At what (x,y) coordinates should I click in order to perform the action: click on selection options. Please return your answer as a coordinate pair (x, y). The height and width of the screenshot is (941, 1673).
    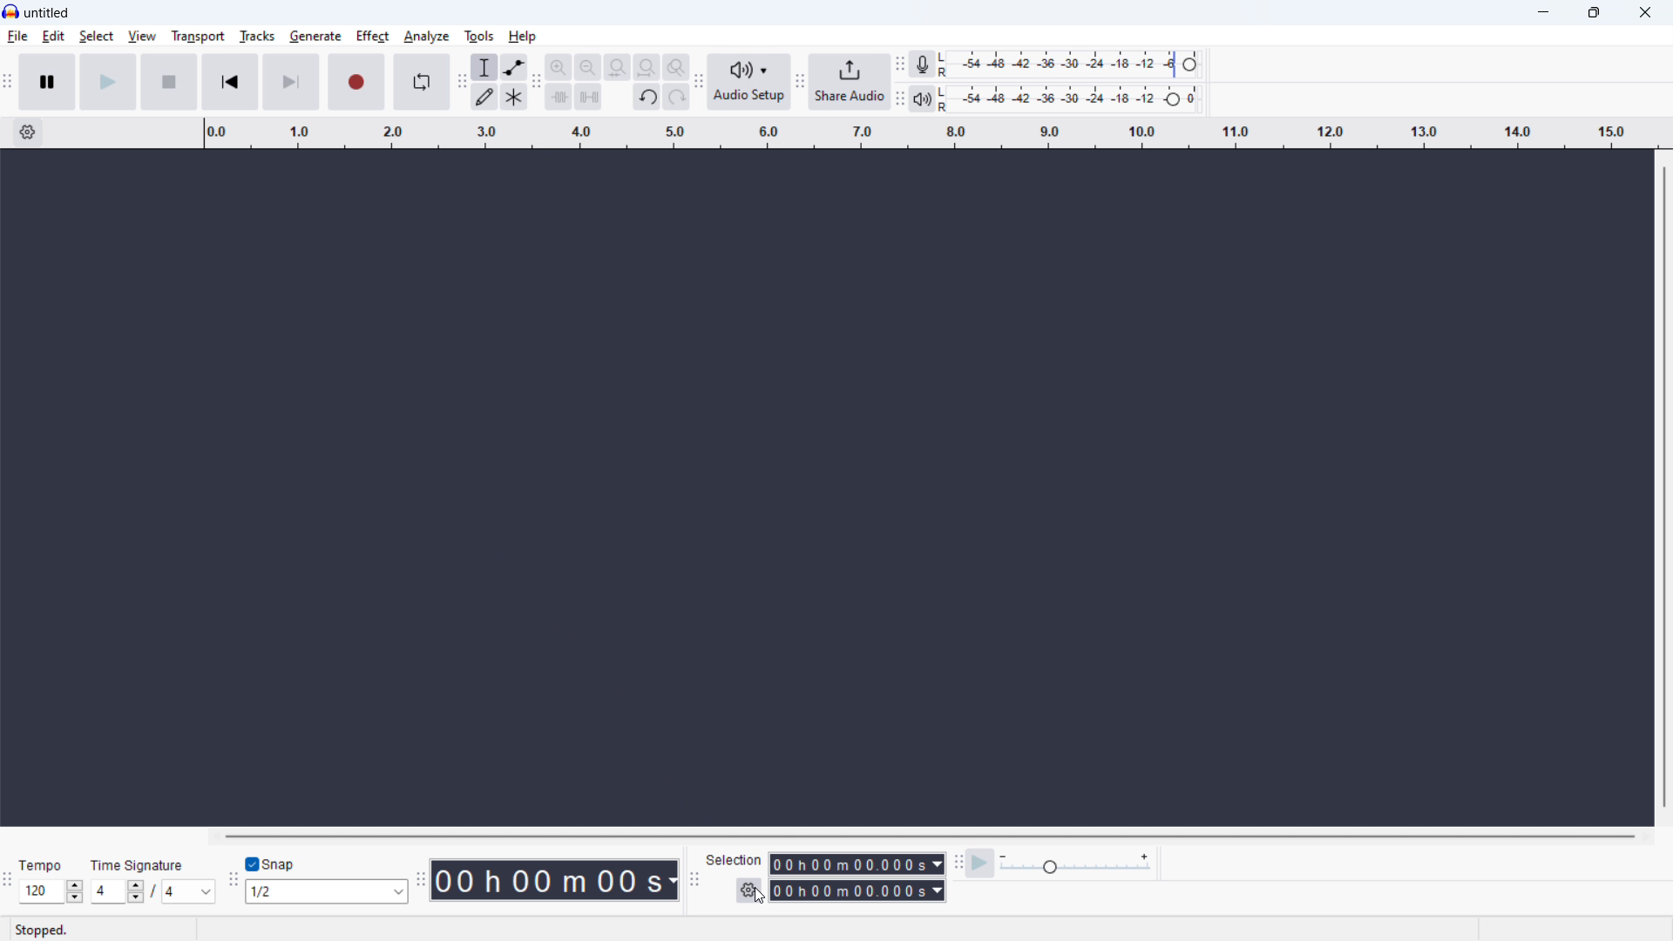
    Looking at the image, I should click on (747, 888).